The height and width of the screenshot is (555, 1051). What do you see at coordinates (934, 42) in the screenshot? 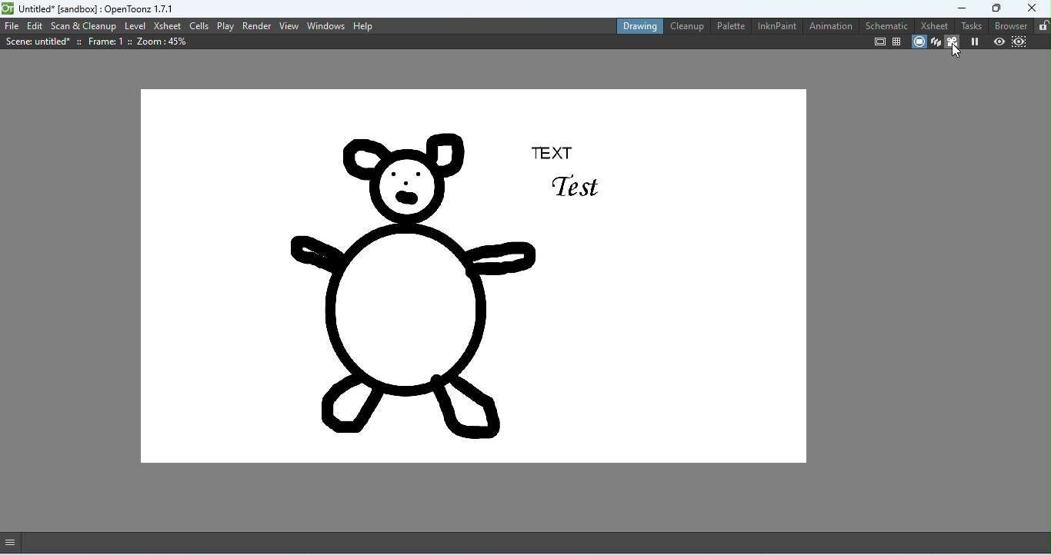
I see `3D view` at bounding box center [934, 42].